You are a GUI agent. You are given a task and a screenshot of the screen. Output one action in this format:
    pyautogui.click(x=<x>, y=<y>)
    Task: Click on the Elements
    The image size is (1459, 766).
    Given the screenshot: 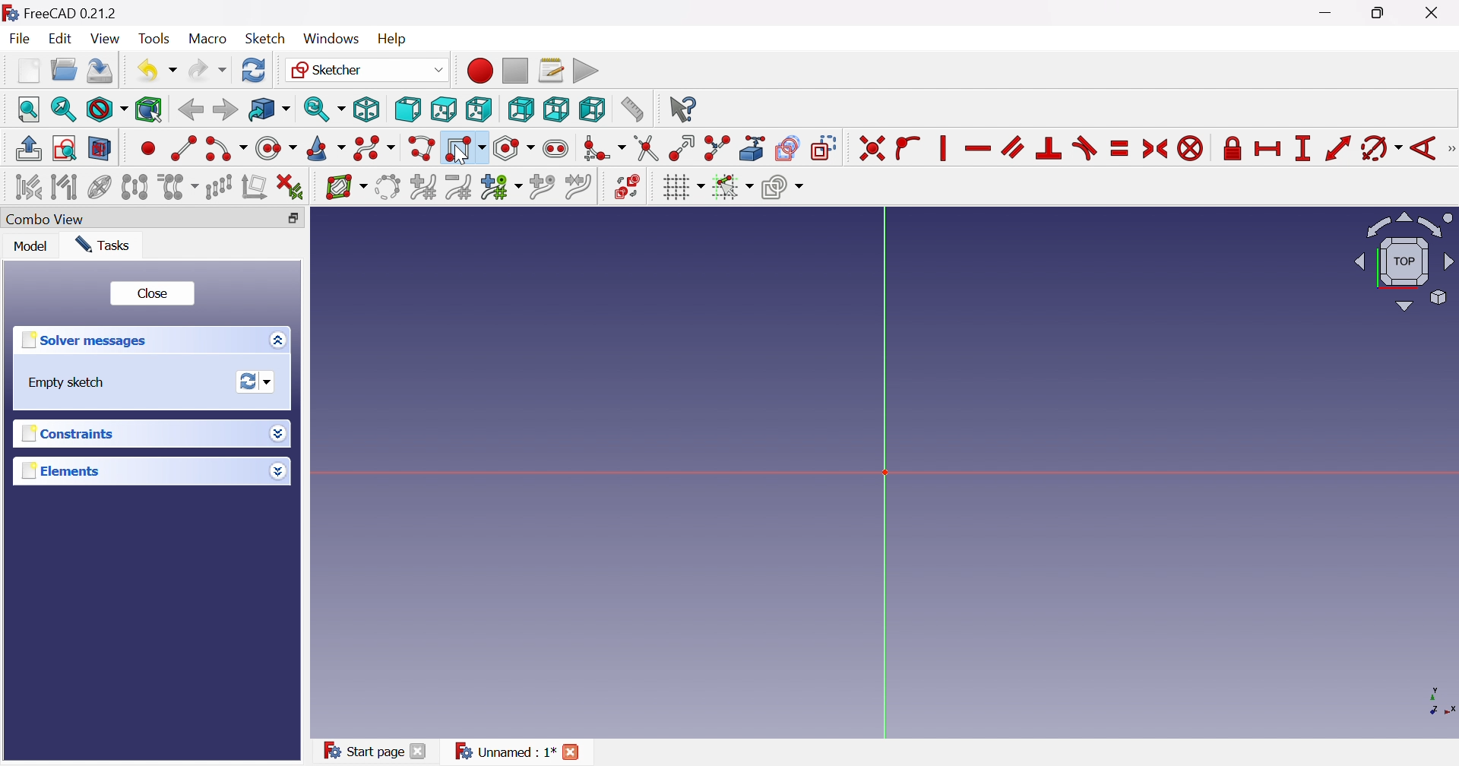 What is the action you would take?
    pyautogui.click(x=62, y=470)
    